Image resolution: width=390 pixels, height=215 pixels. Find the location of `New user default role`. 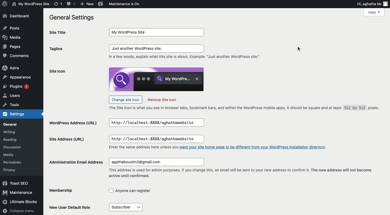

New user default role is located at coordinates (71, 207).